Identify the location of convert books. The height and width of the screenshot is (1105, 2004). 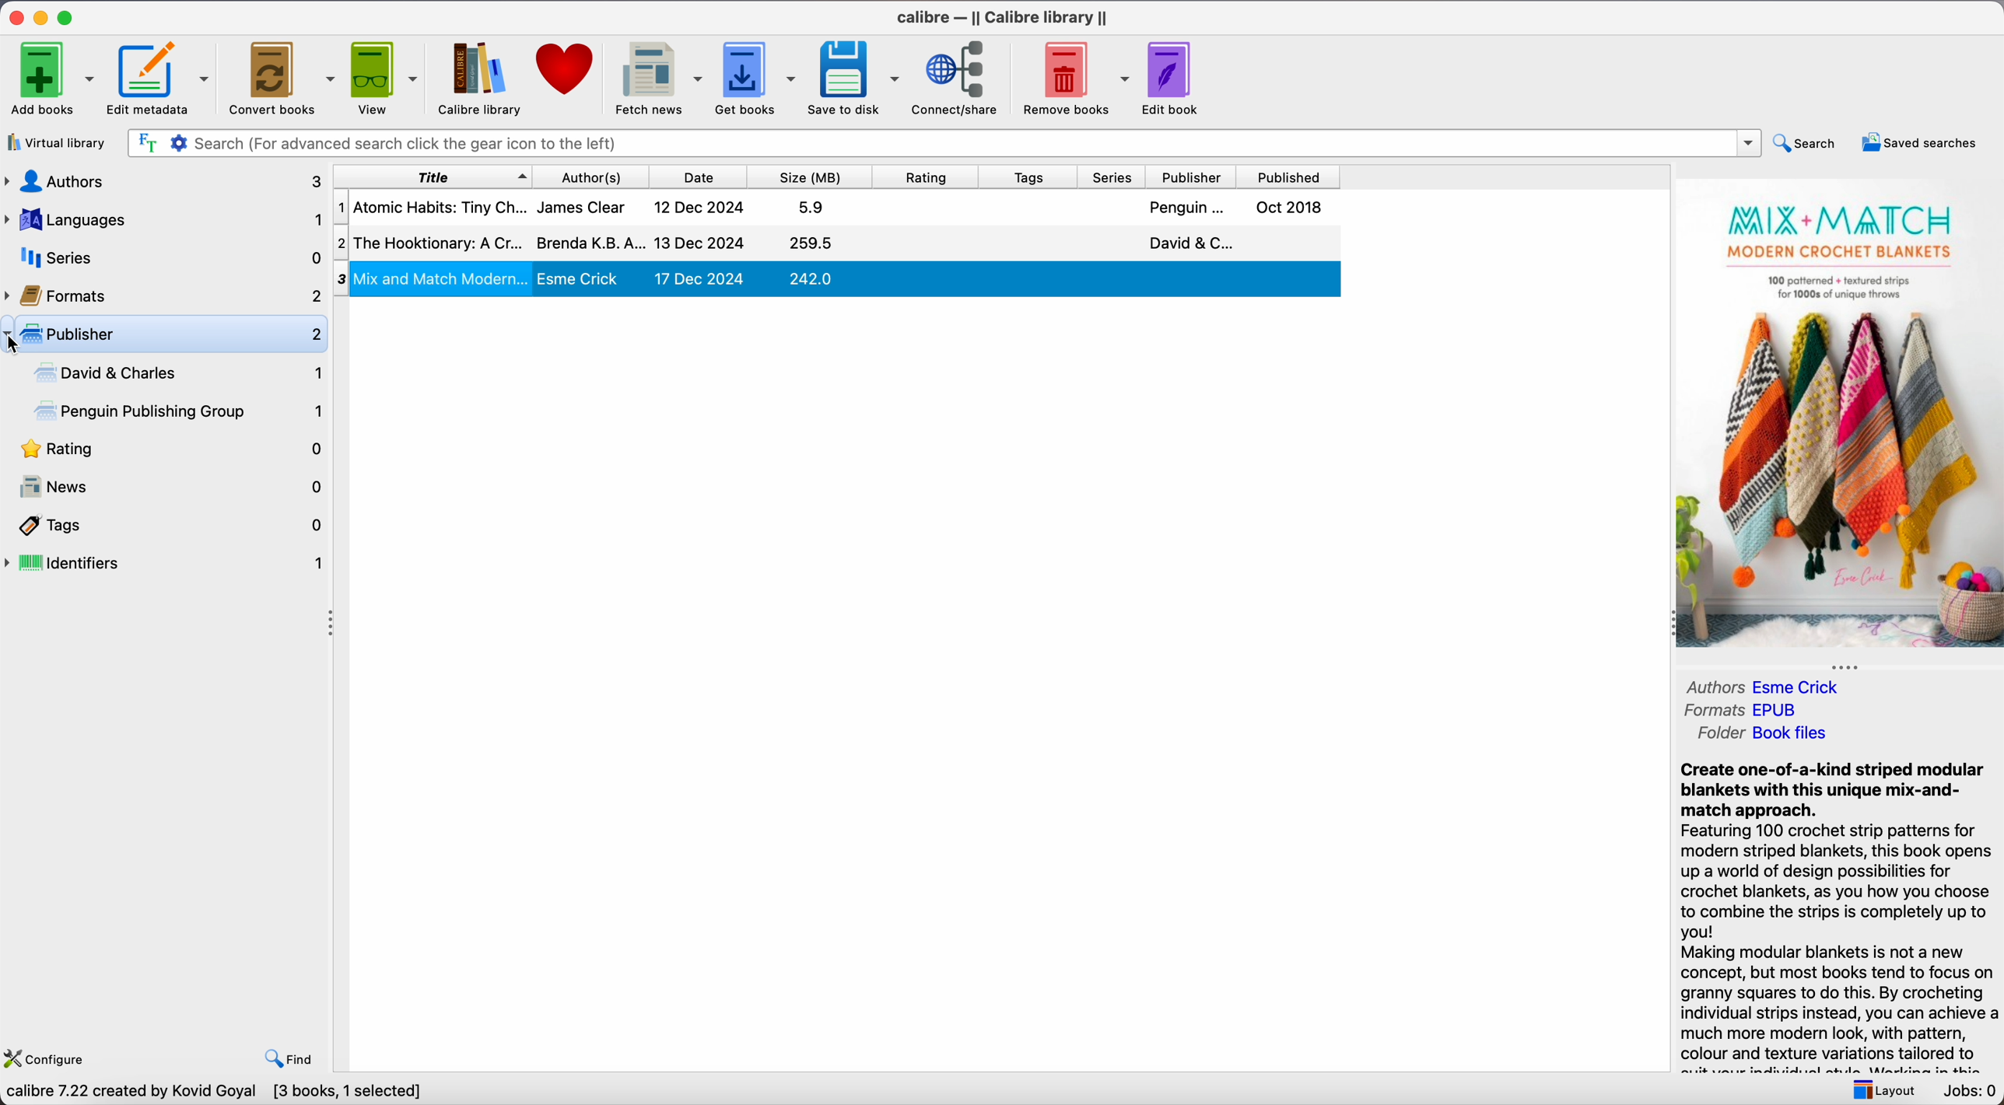
(282, 76).